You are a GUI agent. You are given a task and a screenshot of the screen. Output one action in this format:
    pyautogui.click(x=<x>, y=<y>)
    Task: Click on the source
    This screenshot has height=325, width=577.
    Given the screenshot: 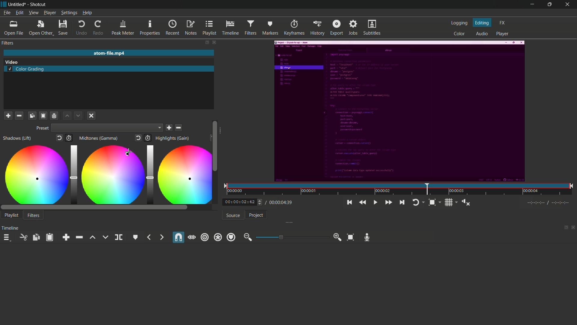 What is the action you would take?
    pyautogui.click(x=233, y=215)
    